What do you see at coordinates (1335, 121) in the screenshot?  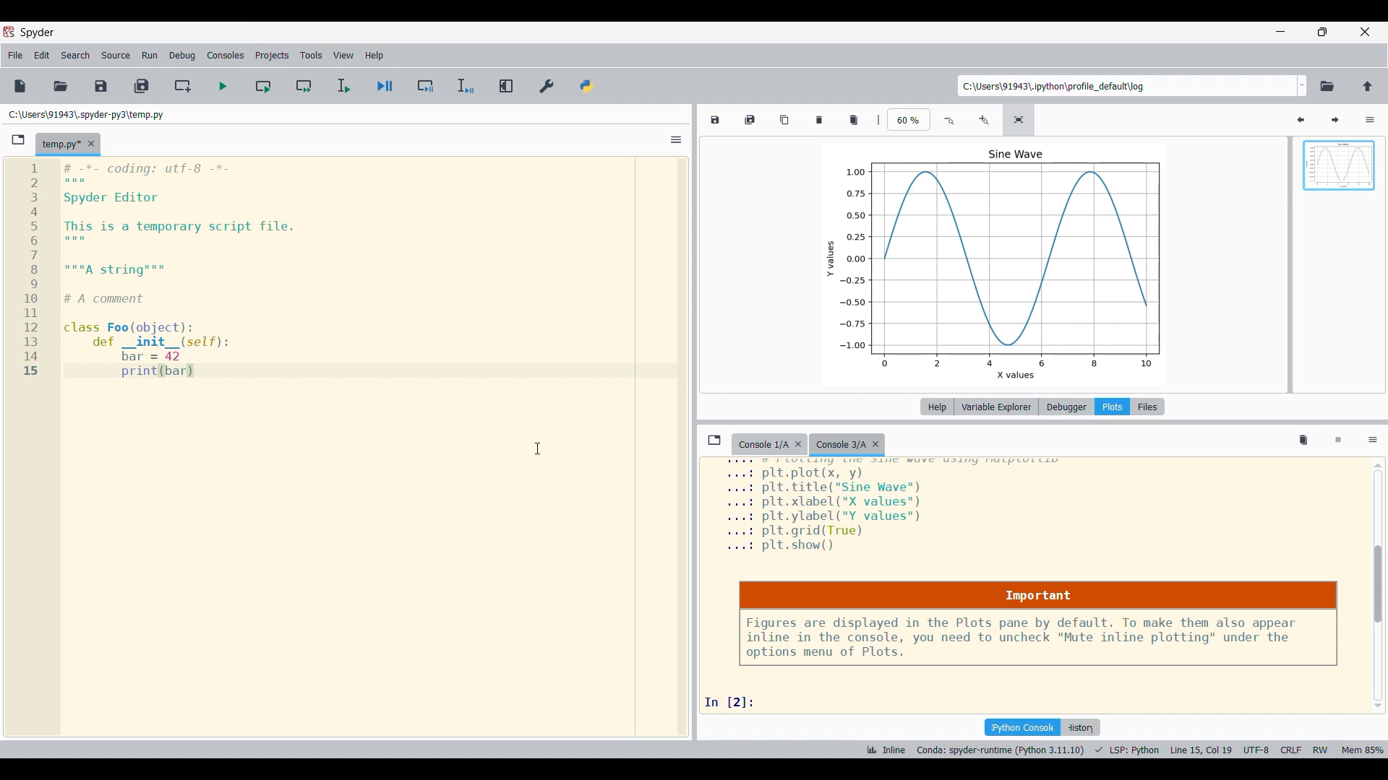 I see `Next plot` at bounding box center [1335, 121].